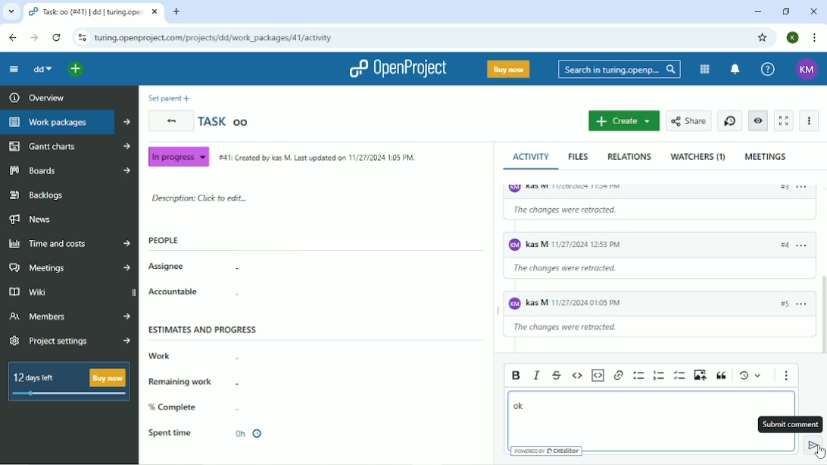 The image size is (827, 465). What do you see at coordinates (657, 376) in the screenshot?
I see `Numbered list` at bounding box center [657, 376].